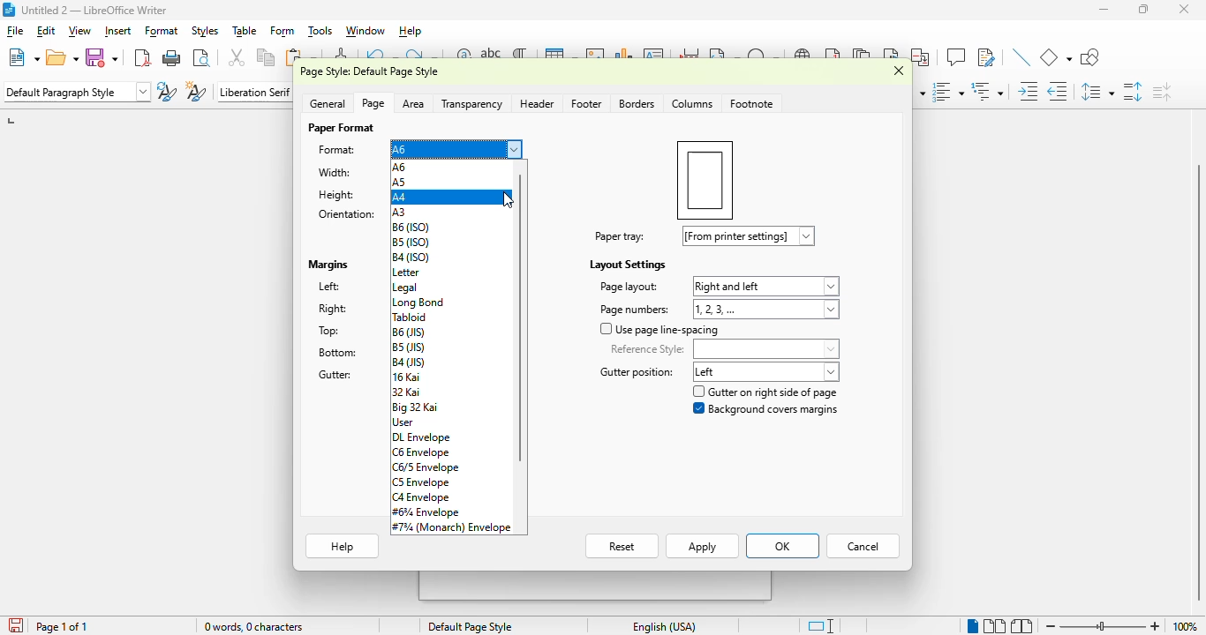 The width and height of the screenshot is (1206, 635). Describe the element at coordinates (404, 198) in the screenshot. I see `A4` at that location.